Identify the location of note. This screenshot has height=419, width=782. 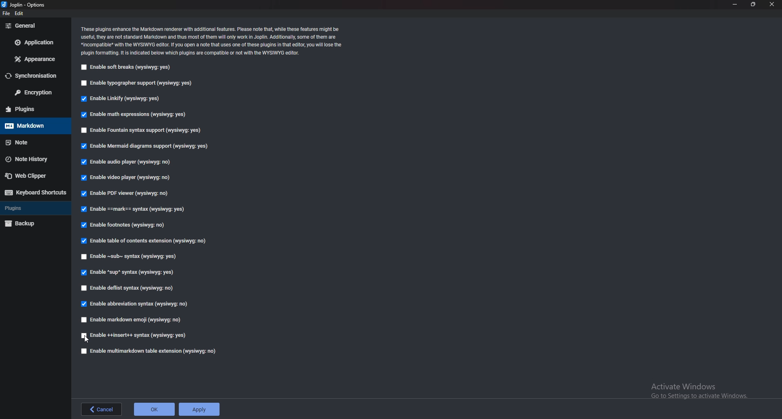
(34, 142).